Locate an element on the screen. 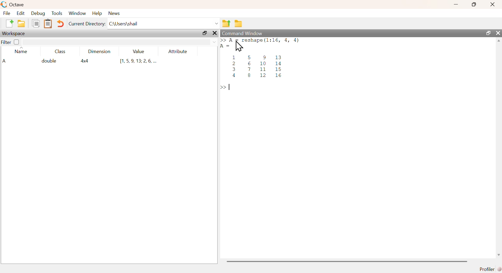 Image resolution: width=502 pixels, height=273 pixels. one directory up is located at coordinates (226, 24).